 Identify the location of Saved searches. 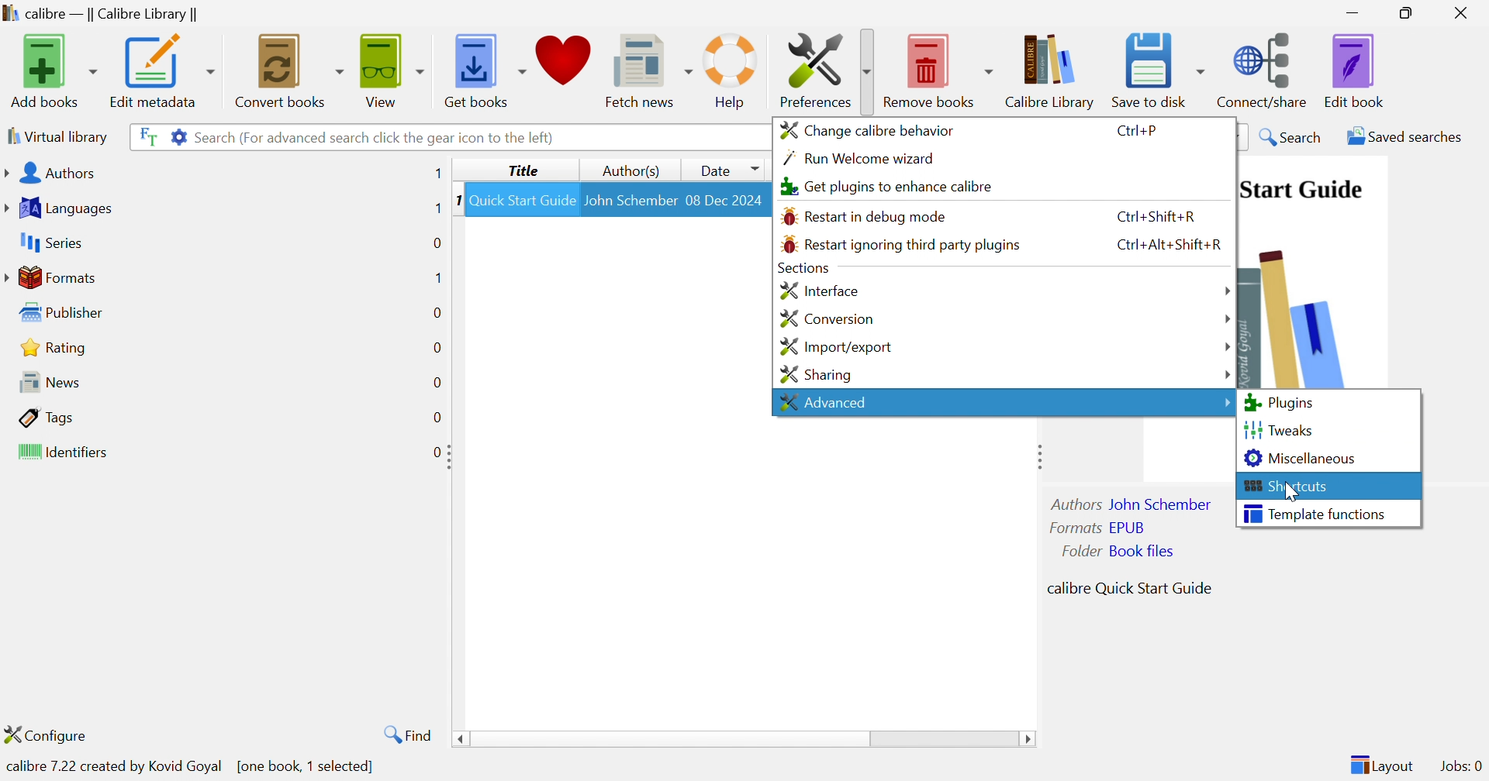
(1403, 136).